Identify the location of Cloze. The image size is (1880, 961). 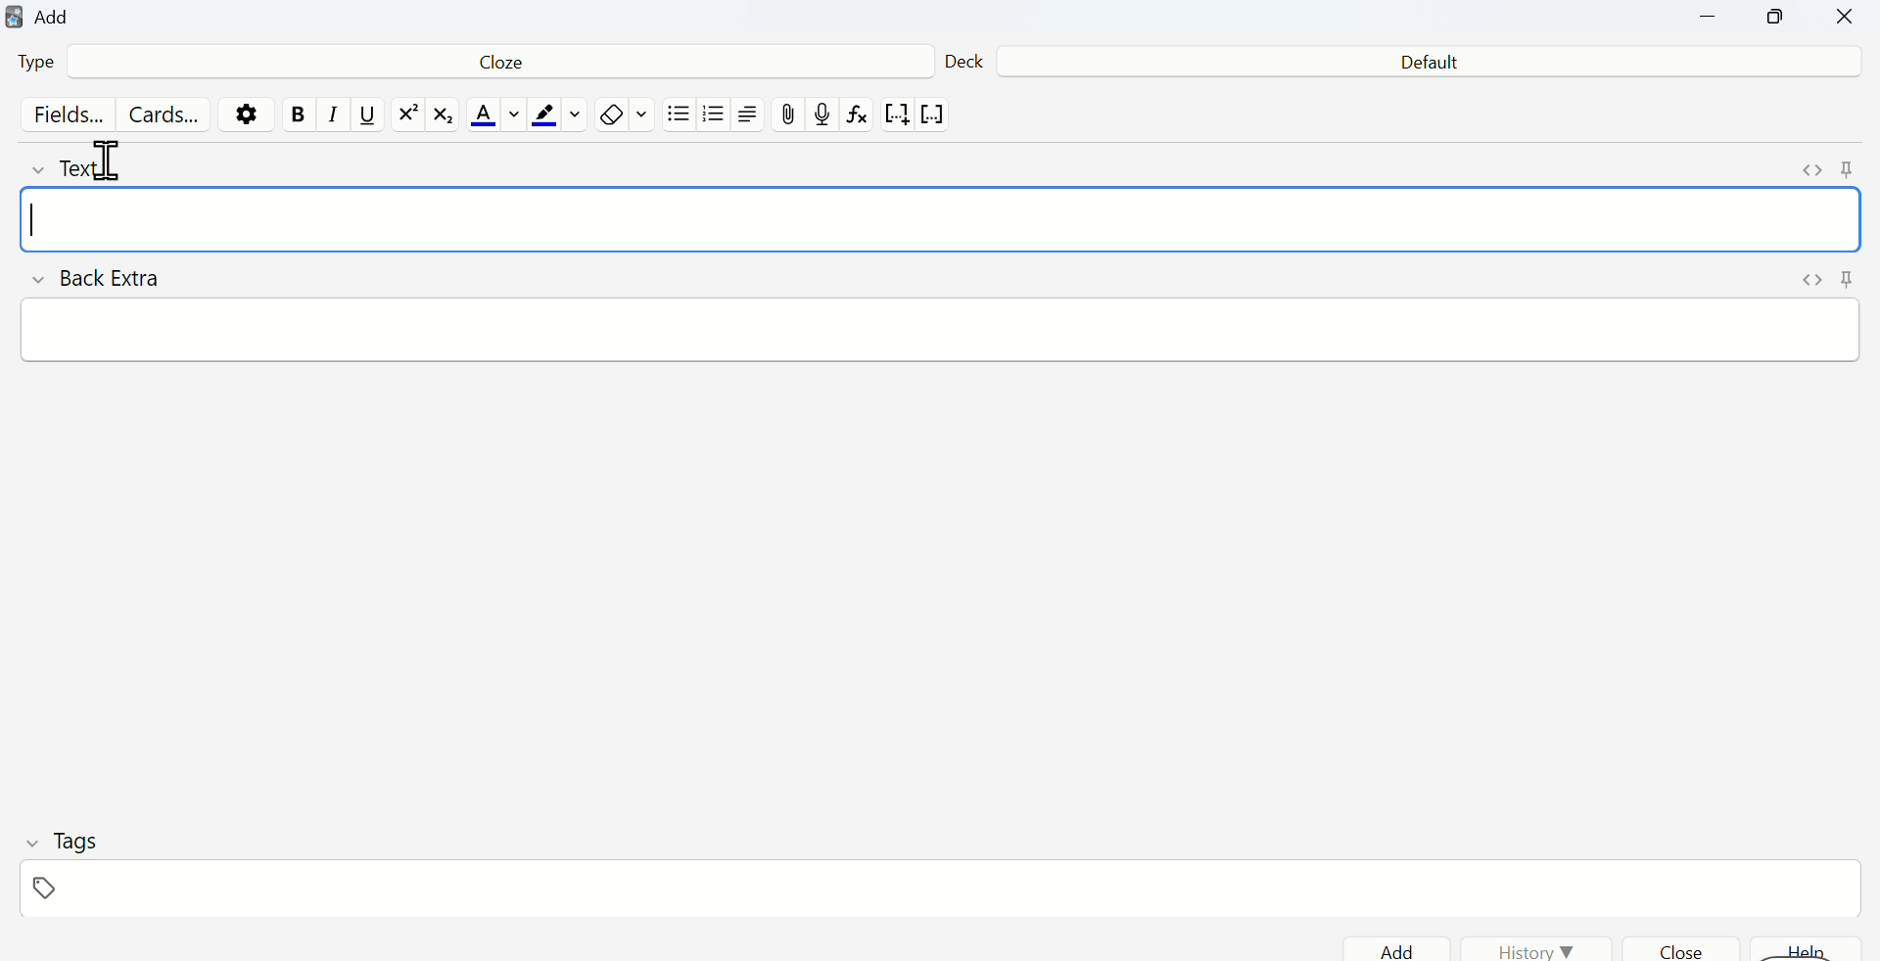
(493, 66).